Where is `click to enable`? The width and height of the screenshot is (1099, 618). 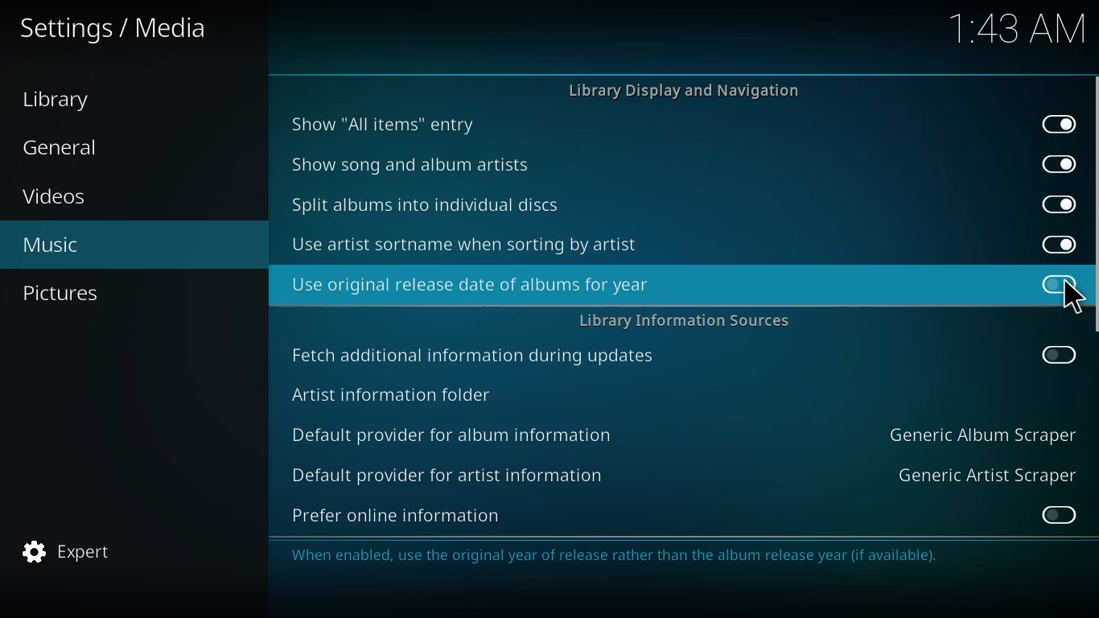 click to enable is located at coordinates (1056, 286).